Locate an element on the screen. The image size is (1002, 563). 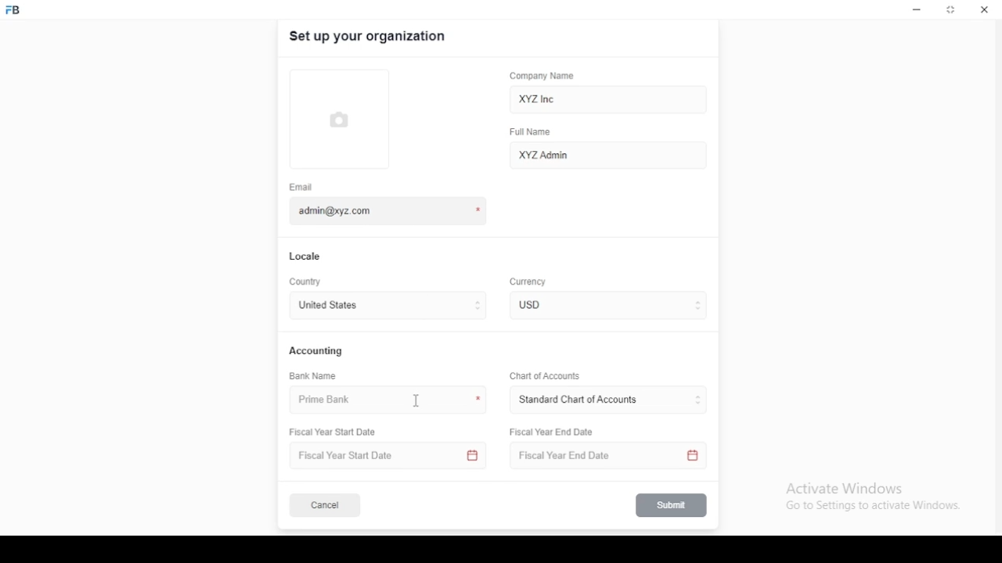
locale is located at coordinates (306, 256).